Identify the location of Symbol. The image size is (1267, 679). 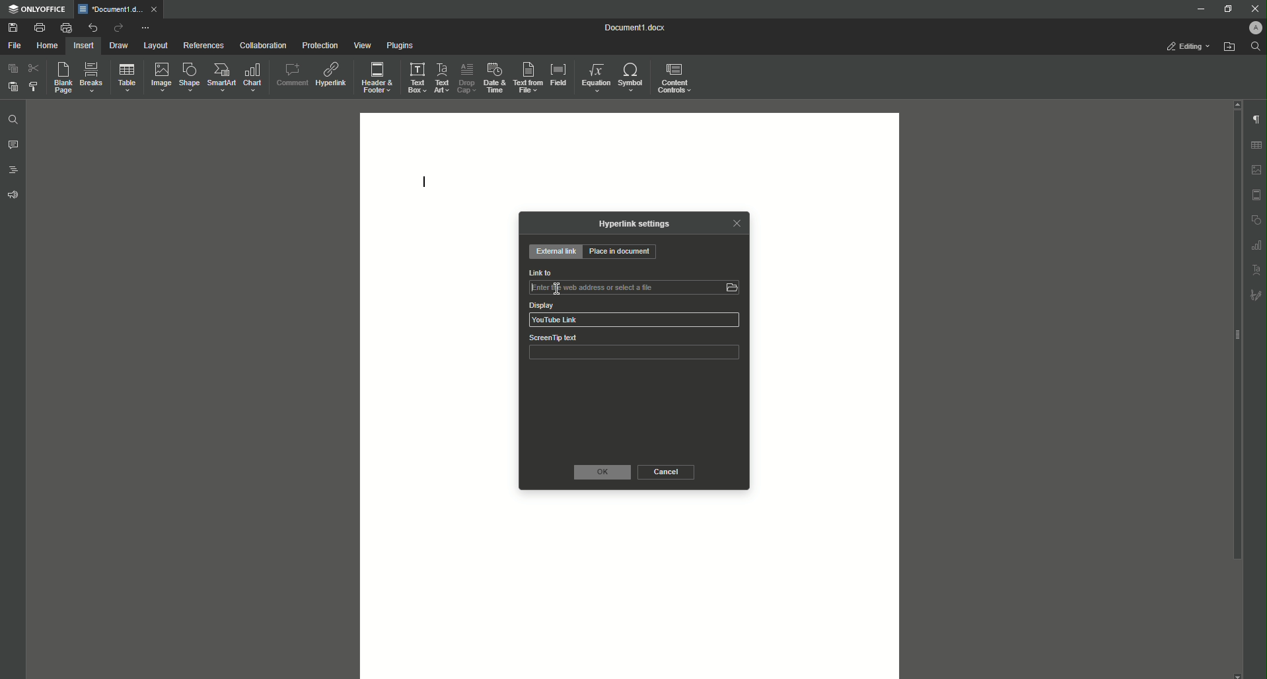
(632, 76).